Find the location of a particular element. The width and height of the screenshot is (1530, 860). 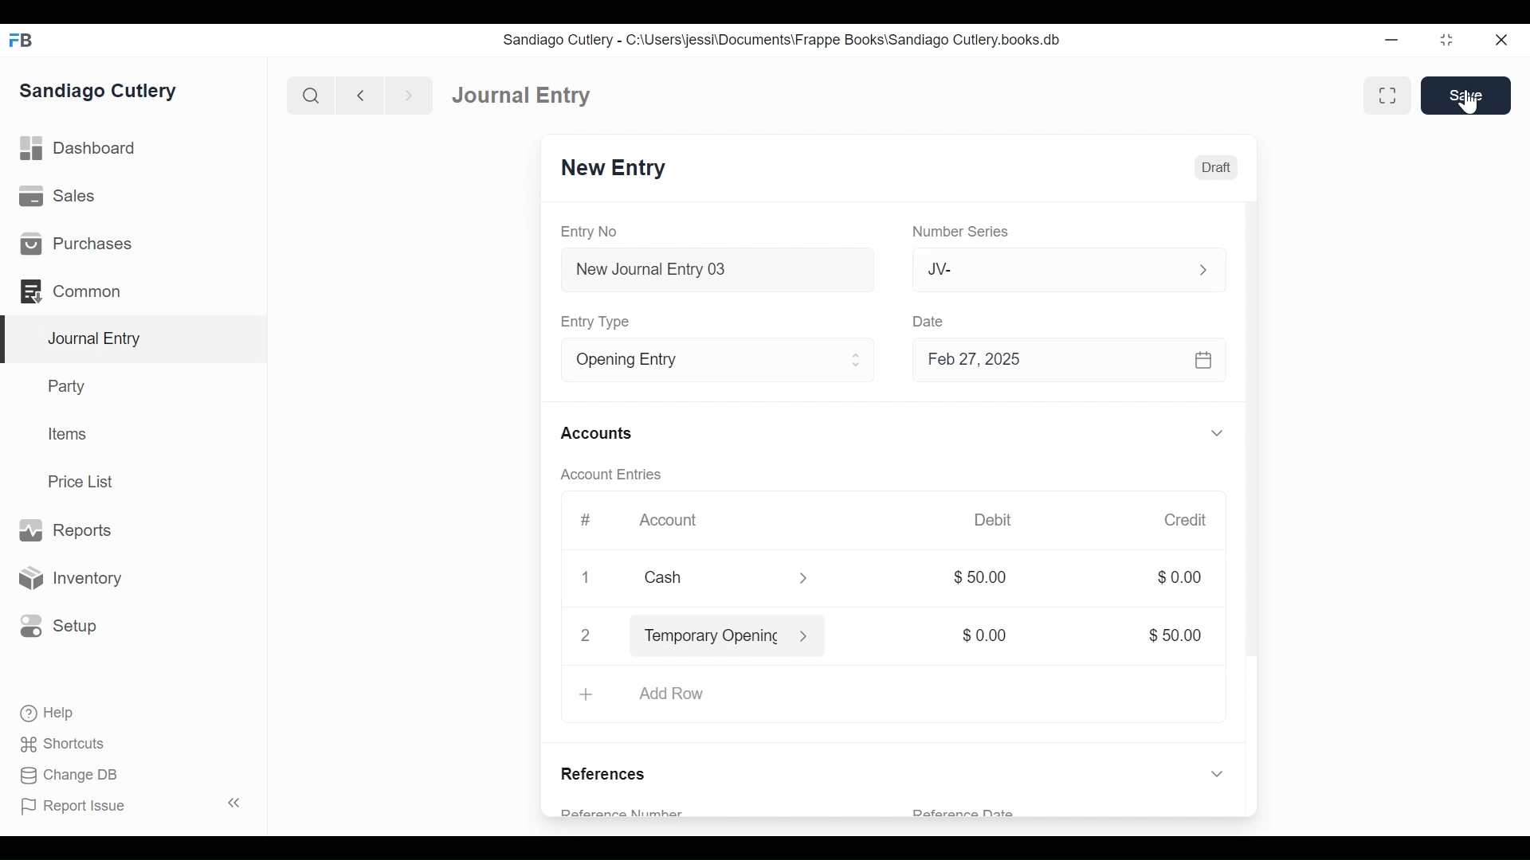

Minimize is located at coordinates (1394, 39).